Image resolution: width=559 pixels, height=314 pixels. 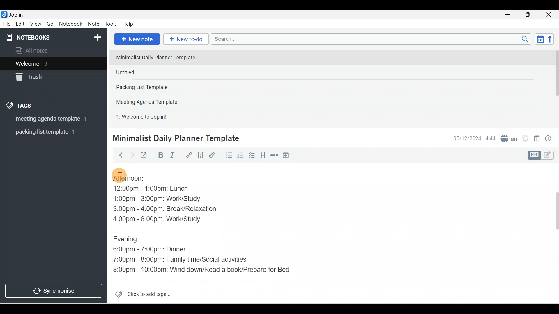 I want to click on Scroll bar, so click(x=554, y=86).